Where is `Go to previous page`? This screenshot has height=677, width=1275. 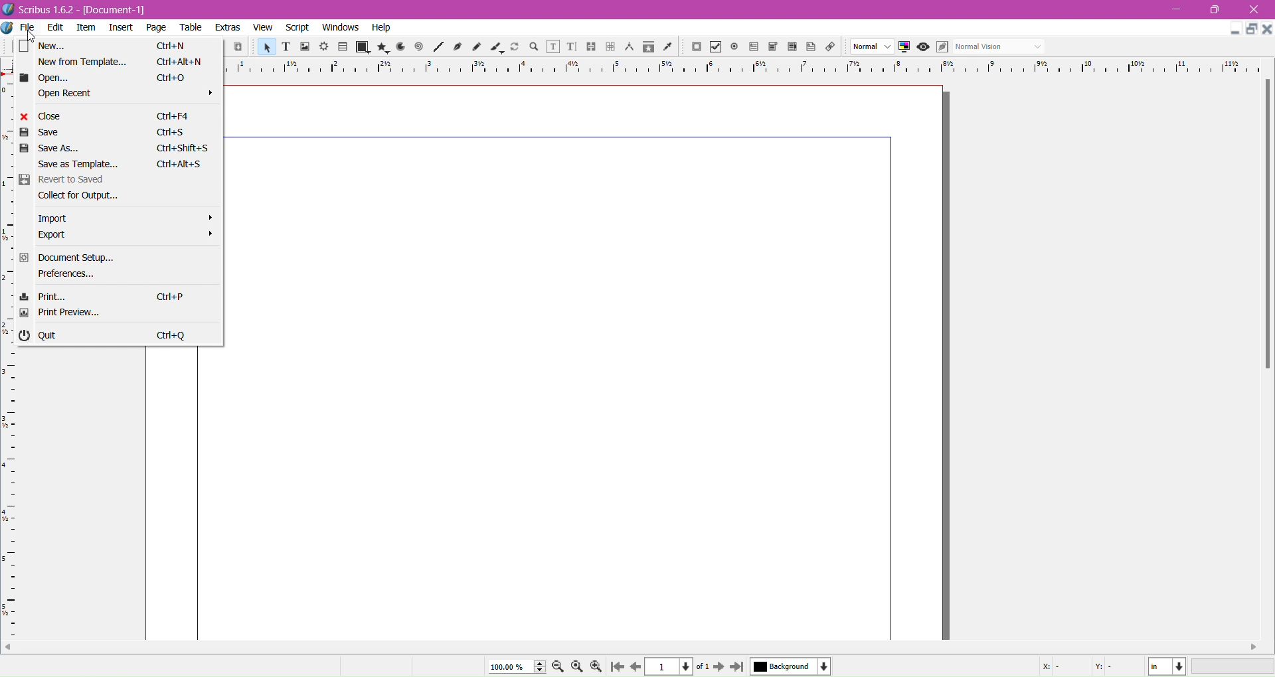 Go to previous page is located at coordinates (634, 667).